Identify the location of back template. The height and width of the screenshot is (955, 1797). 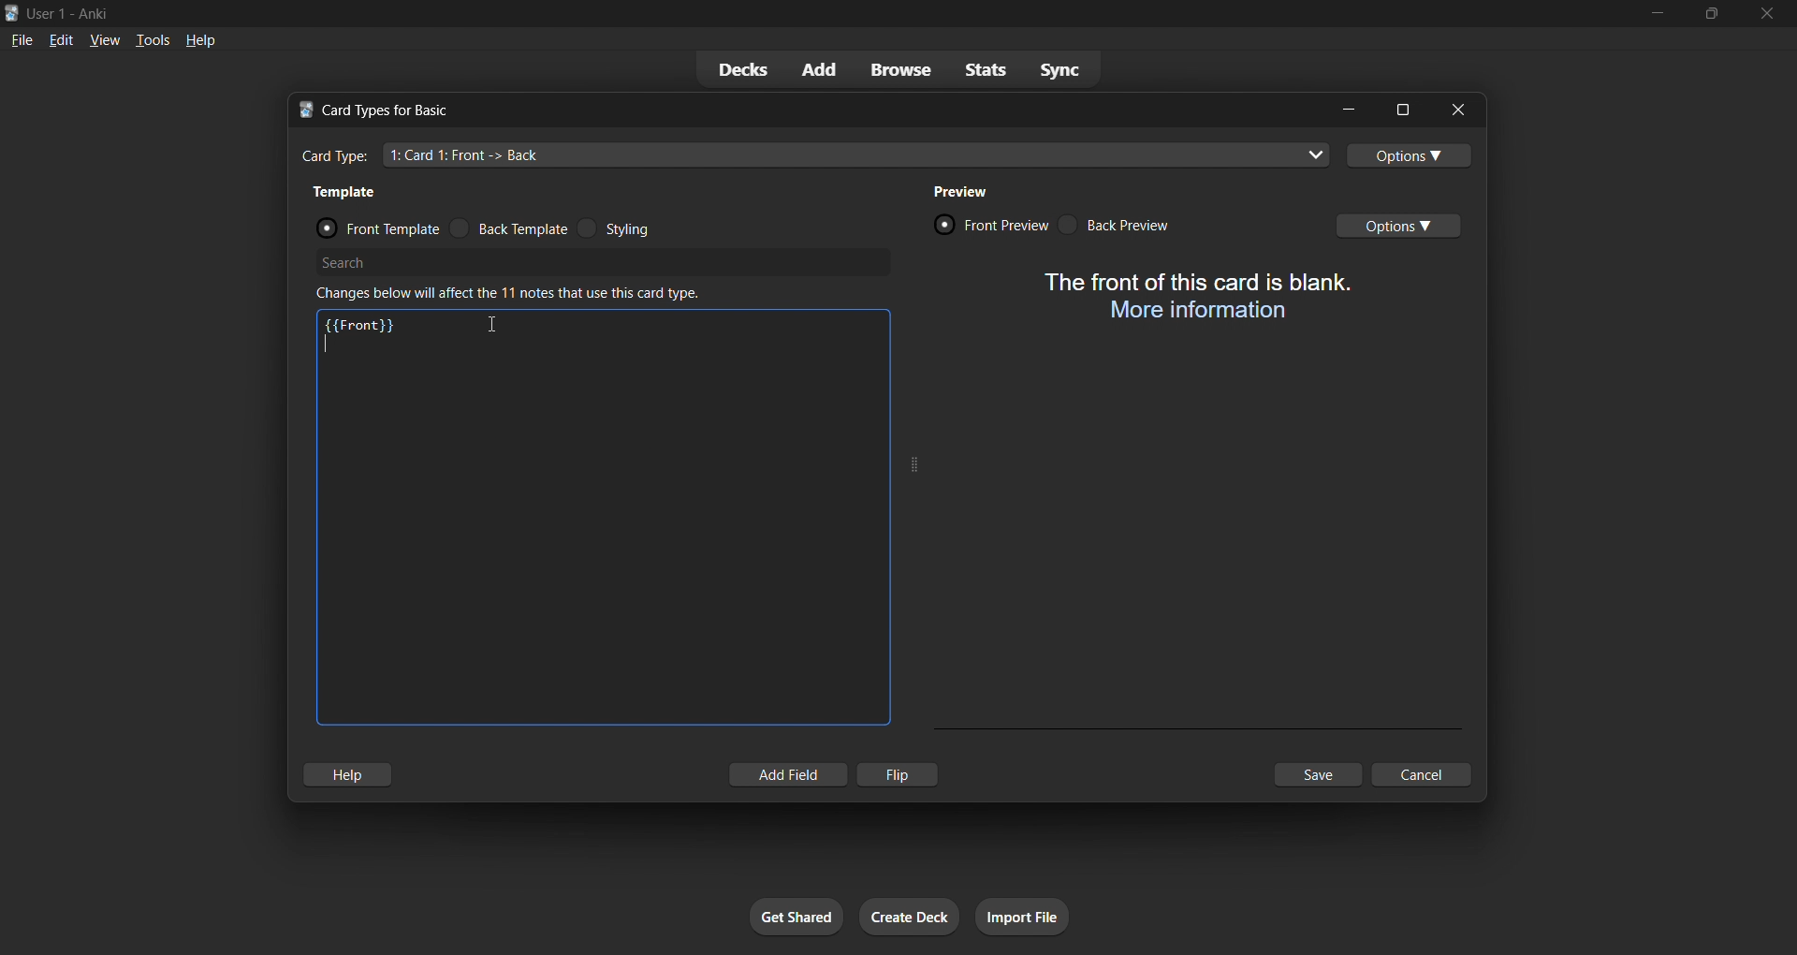
(512, 228).